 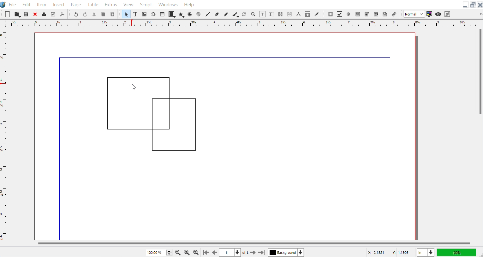 I want to click on PDF Combo Box, so click(x=367, y=14).